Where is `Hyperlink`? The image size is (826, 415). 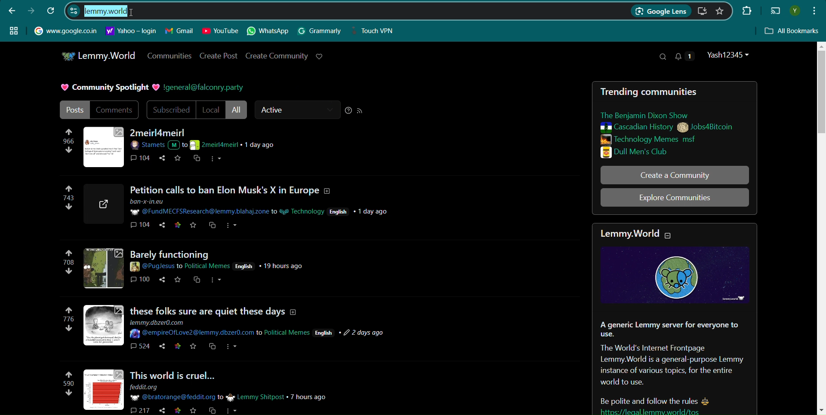
Hyperlink is located at coordinates (131, 31).